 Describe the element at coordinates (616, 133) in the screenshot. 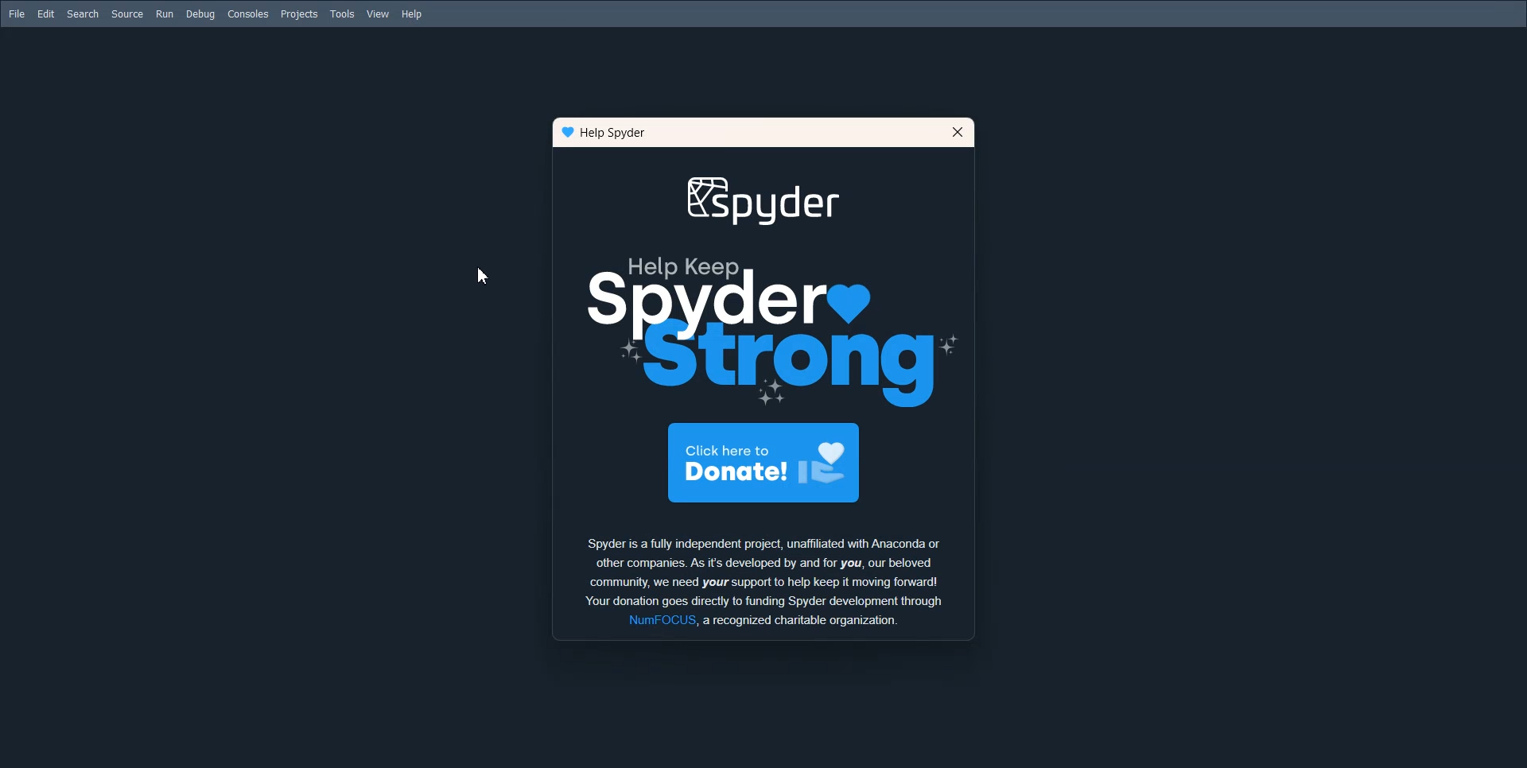

I see `Help Spyder` at that location.